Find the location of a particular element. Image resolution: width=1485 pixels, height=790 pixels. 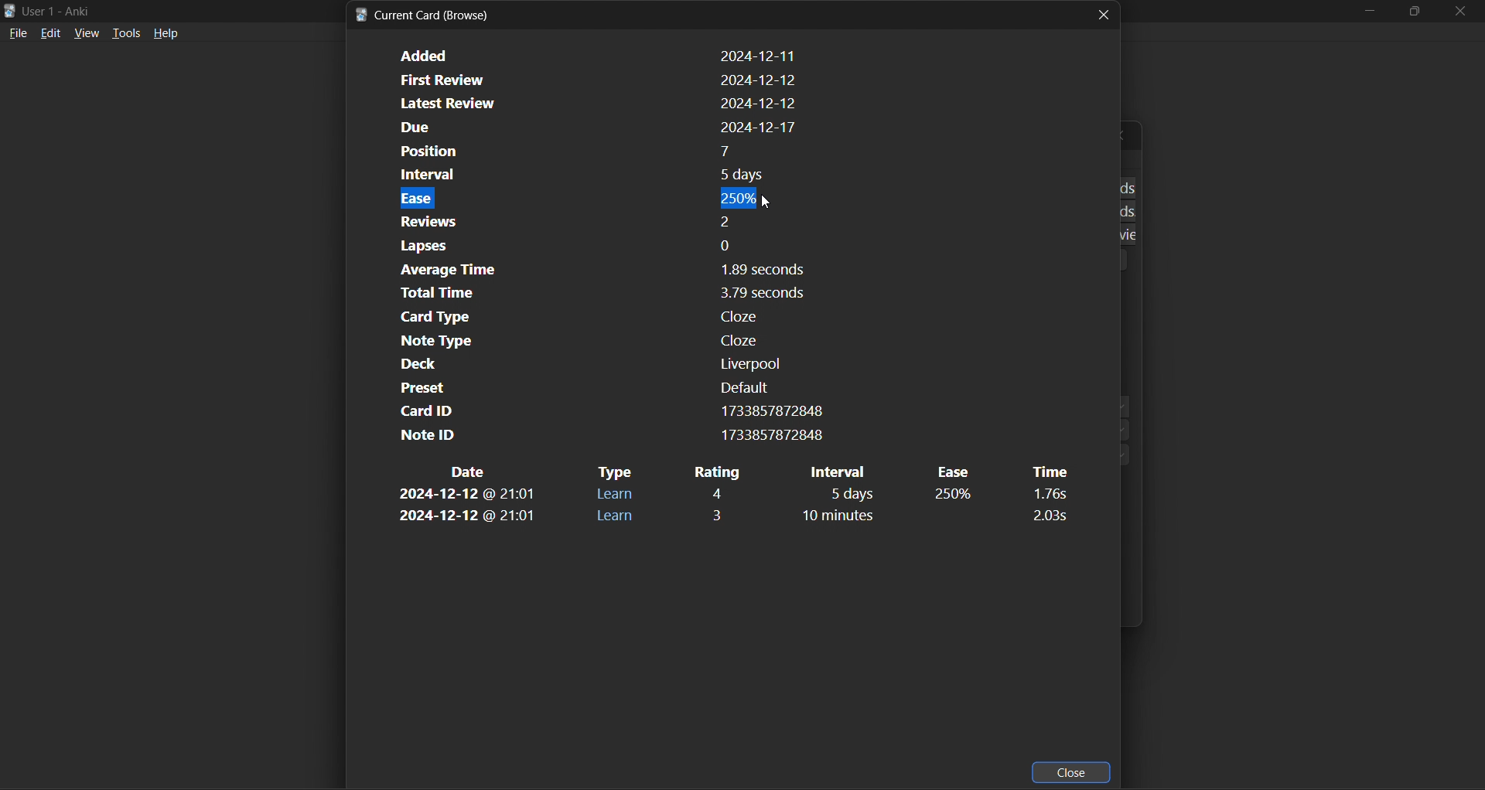

rating is located at coordinates (716, 472).